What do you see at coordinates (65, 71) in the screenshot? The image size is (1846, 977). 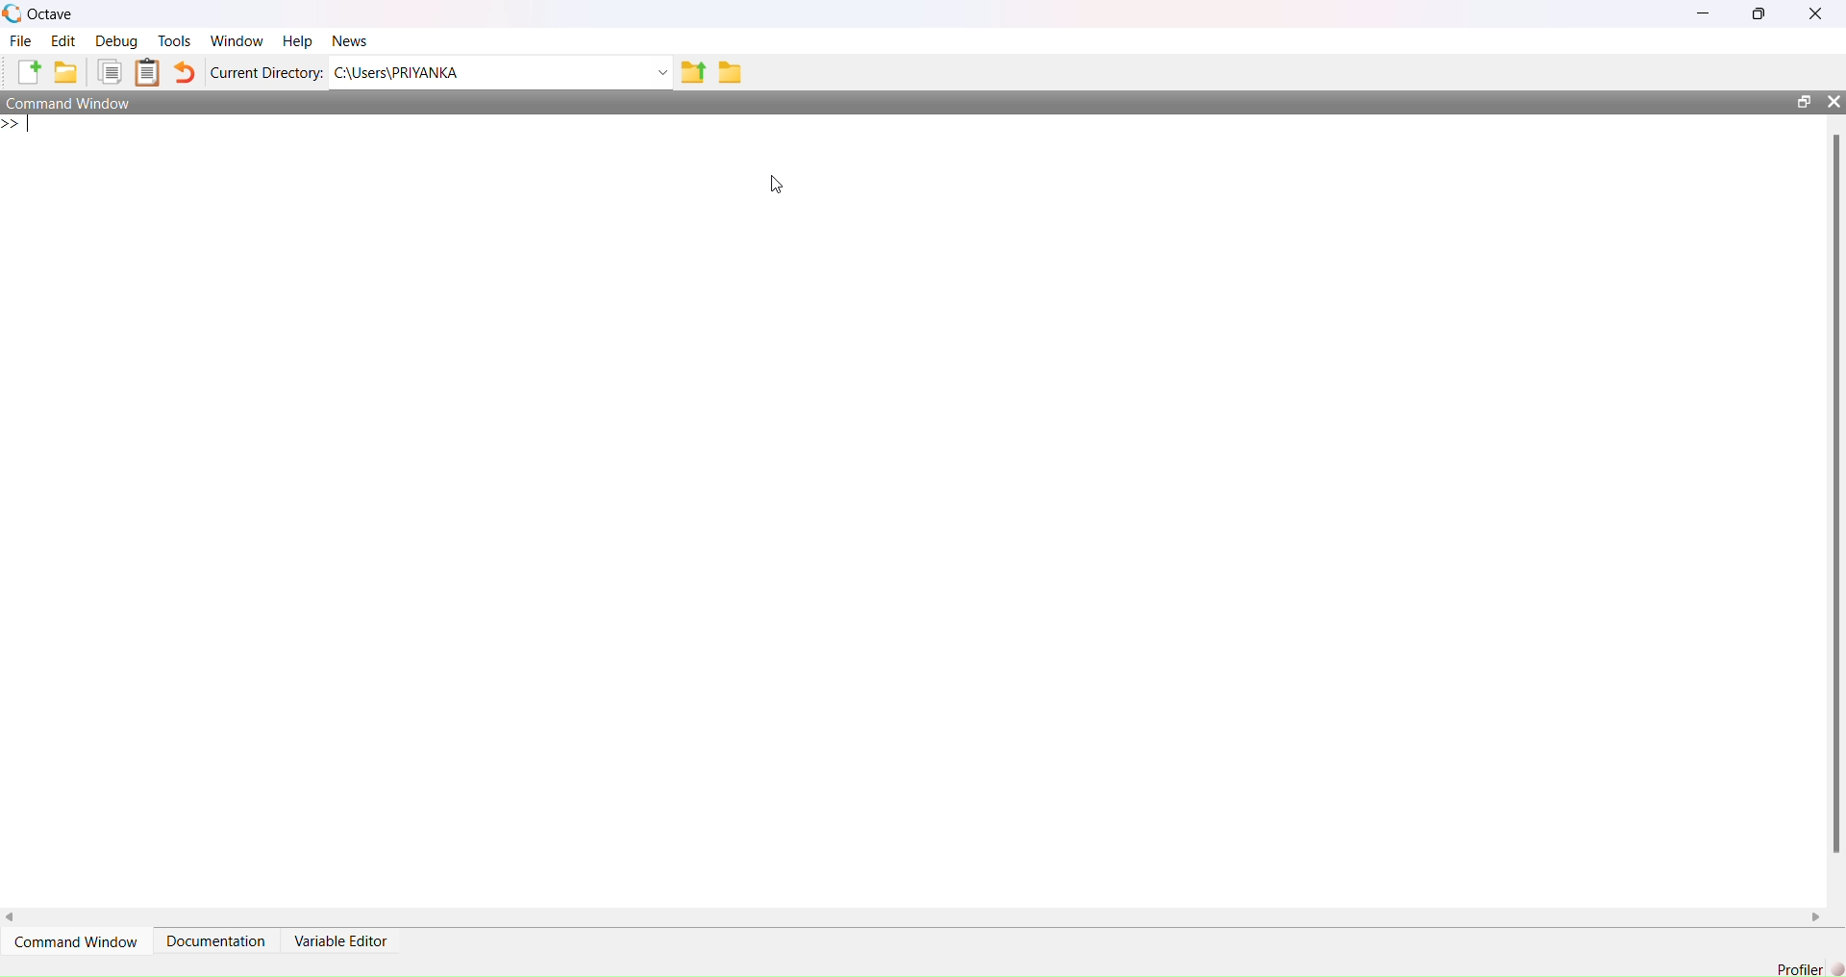 I see `Open an existing file in editor` at bounding box center [65, 71].